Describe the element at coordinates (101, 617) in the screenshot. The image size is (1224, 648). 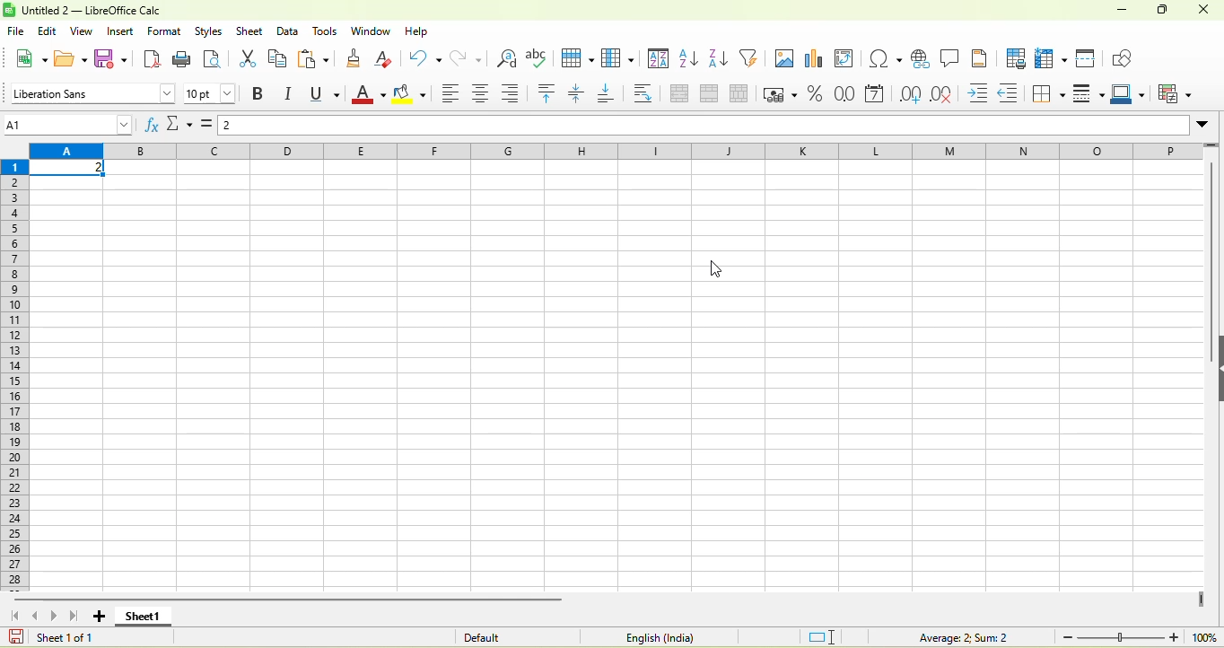
I see `add new sheet` at that location.